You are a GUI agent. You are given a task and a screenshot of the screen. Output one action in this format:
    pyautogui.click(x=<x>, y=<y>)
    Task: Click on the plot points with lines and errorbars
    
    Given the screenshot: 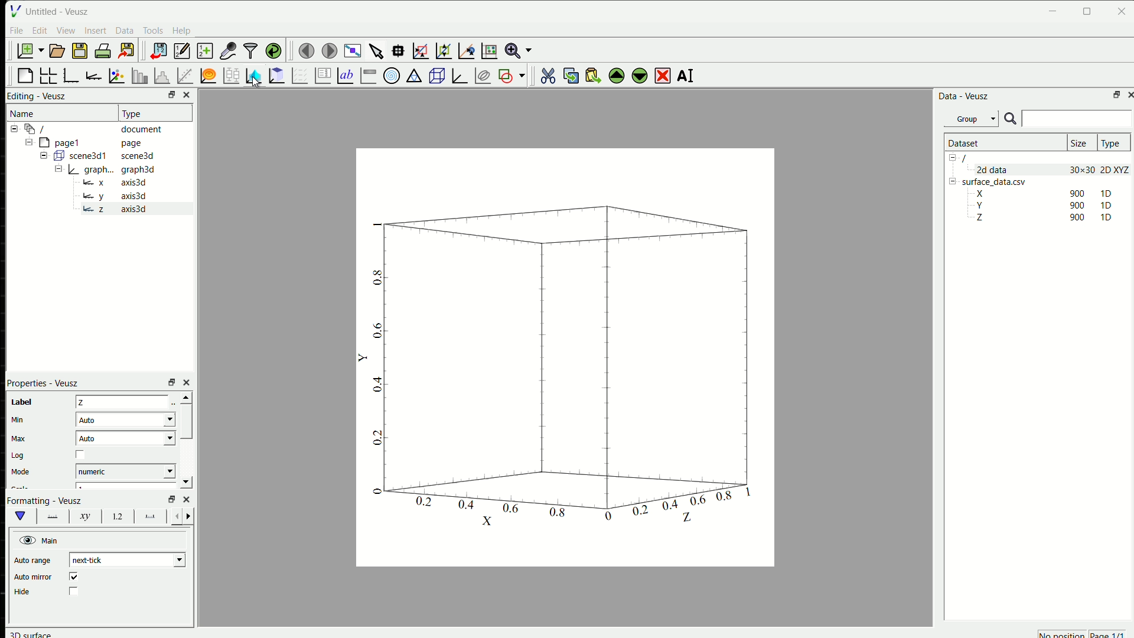 What is the action you would take?
    pyautogui.click(x=118, y=76)
    